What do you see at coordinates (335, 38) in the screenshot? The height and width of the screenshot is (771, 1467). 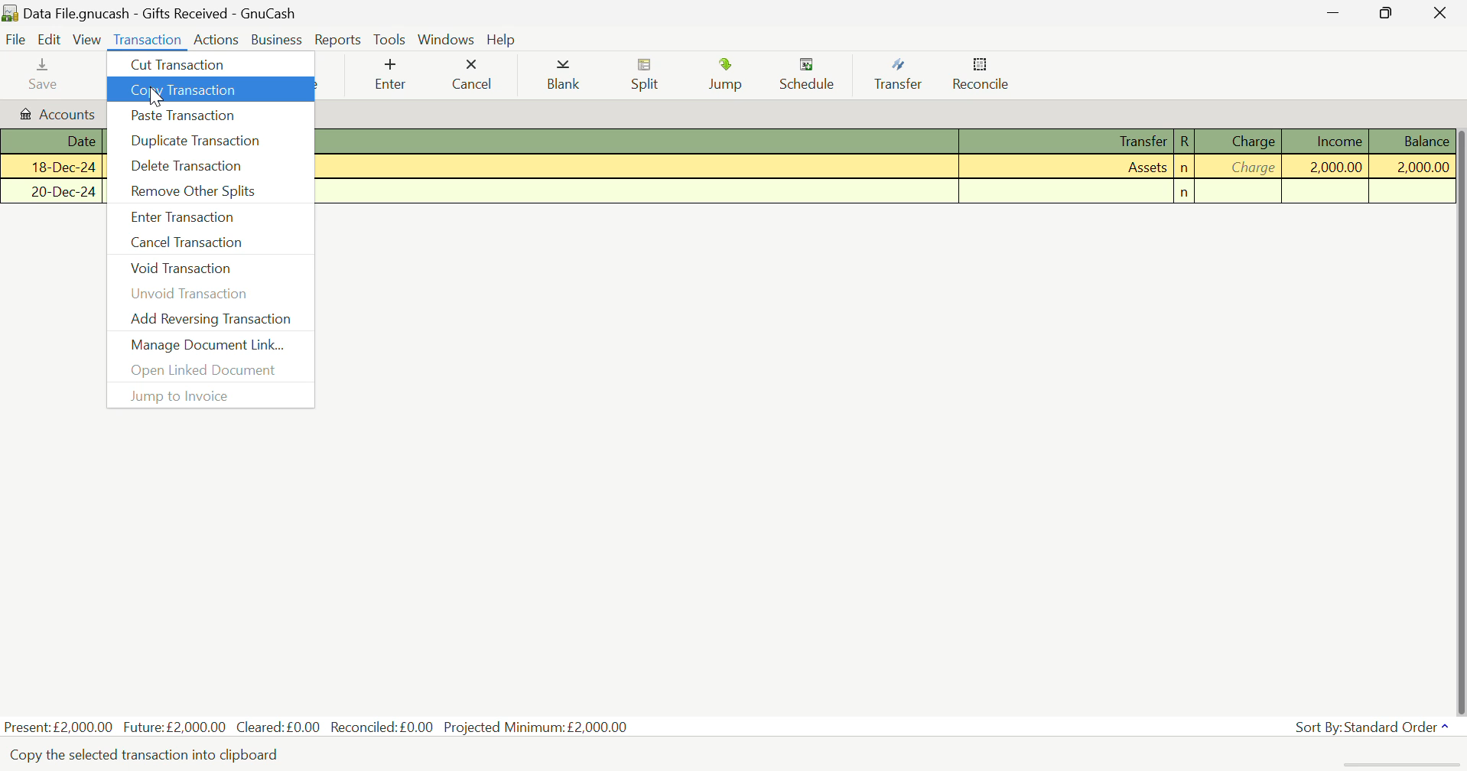 I see `Reports` at bounding box center [335, 38].